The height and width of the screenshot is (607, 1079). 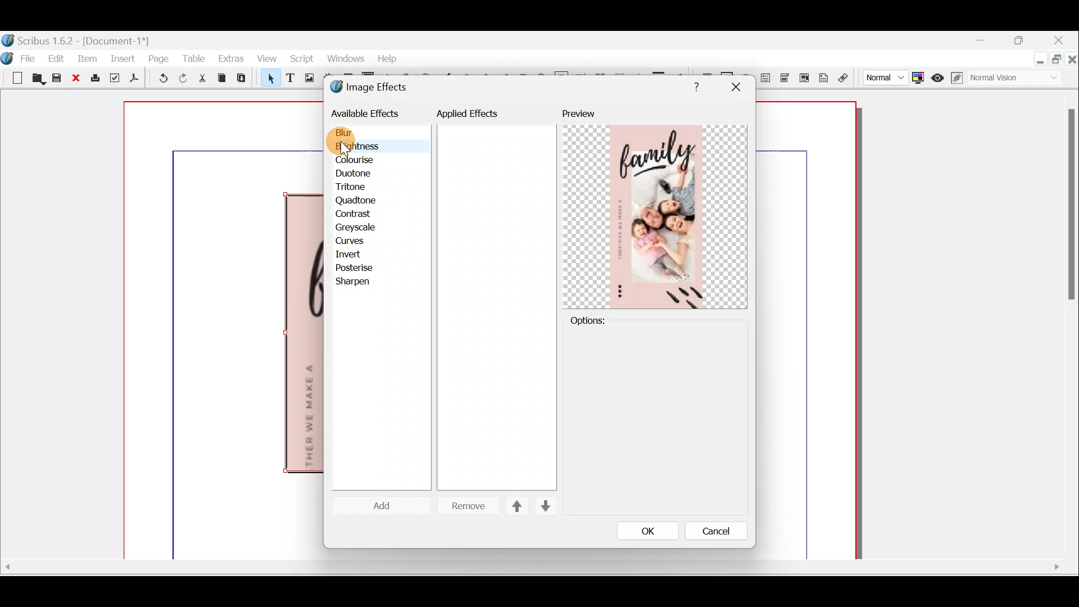 What do you see at coordinates (987, 42) in the screenshot?
I see `Minimise` at bounding box center [987, 42].